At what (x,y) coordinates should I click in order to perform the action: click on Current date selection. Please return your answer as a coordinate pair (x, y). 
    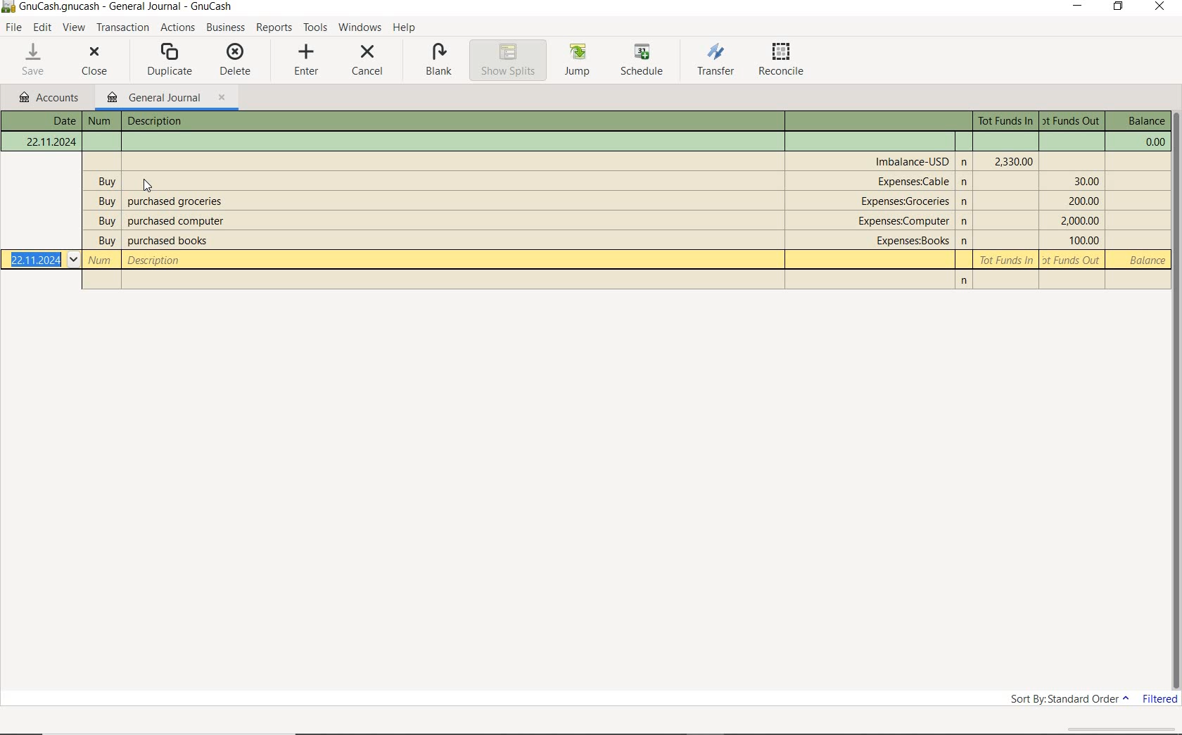
    Looking at the image, I should click on (37, 259).